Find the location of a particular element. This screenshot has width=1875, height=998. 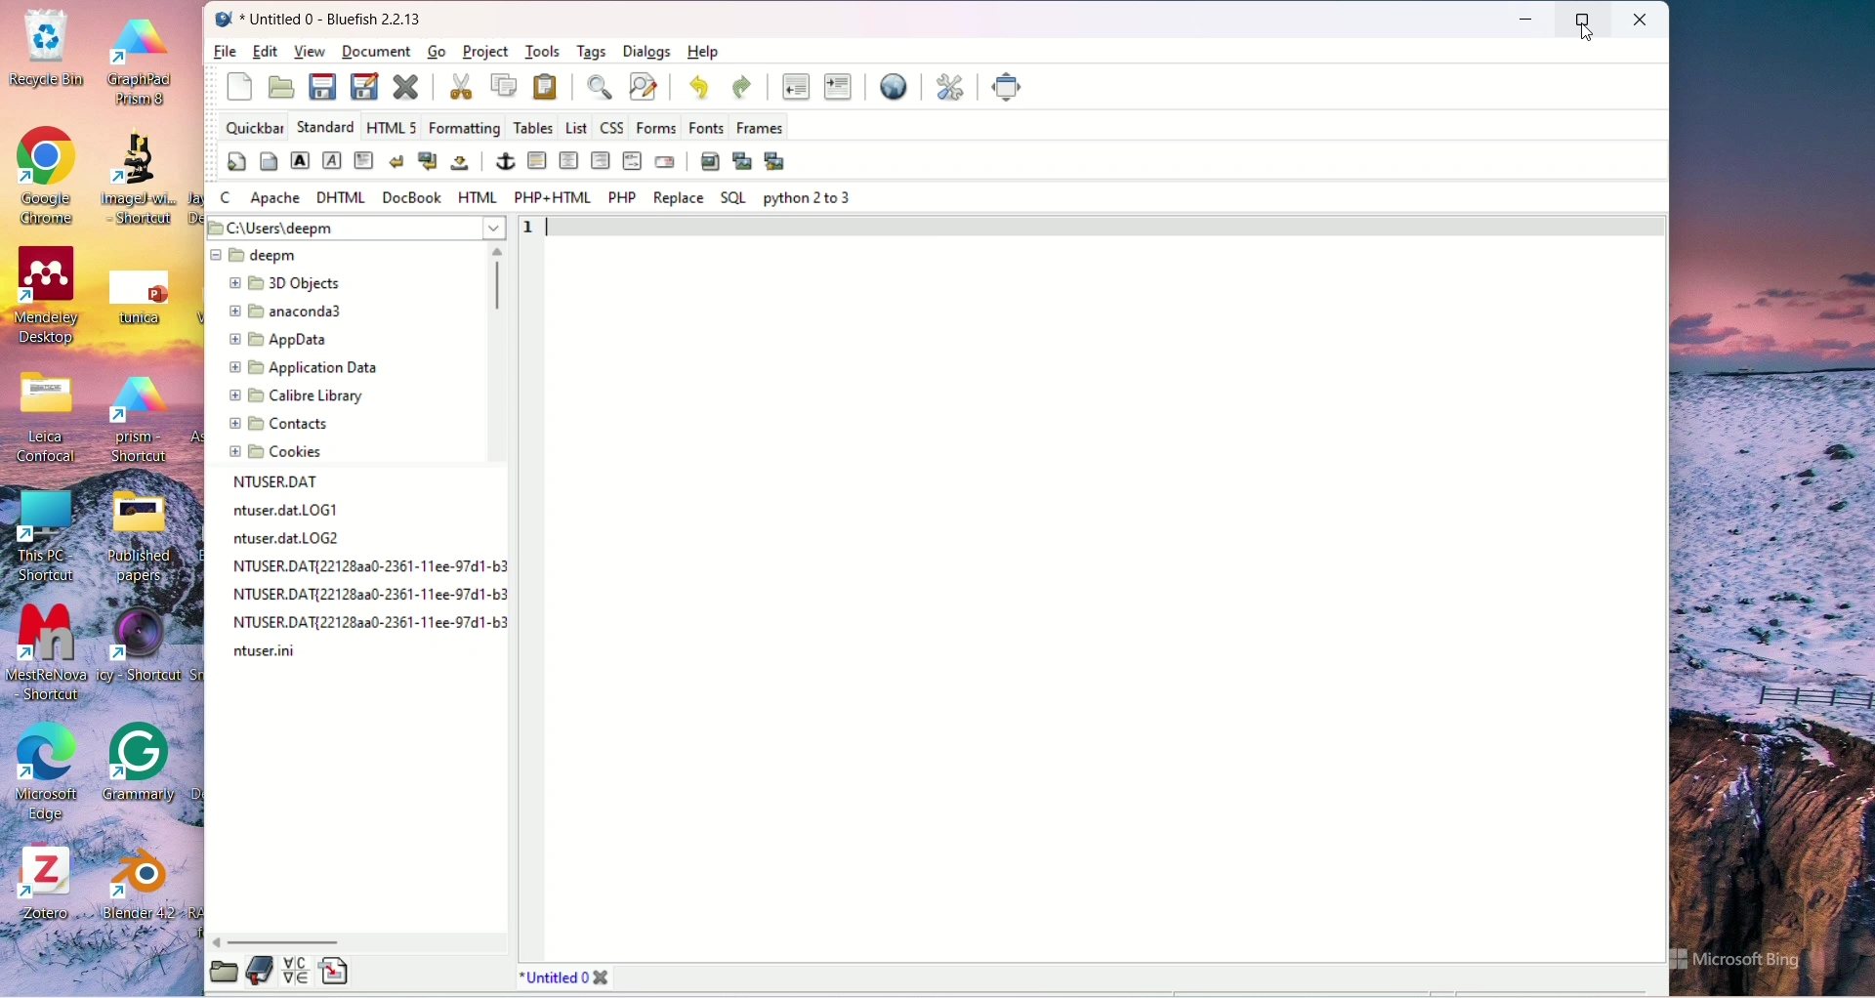

close current file is located at coordinates (406, 88).